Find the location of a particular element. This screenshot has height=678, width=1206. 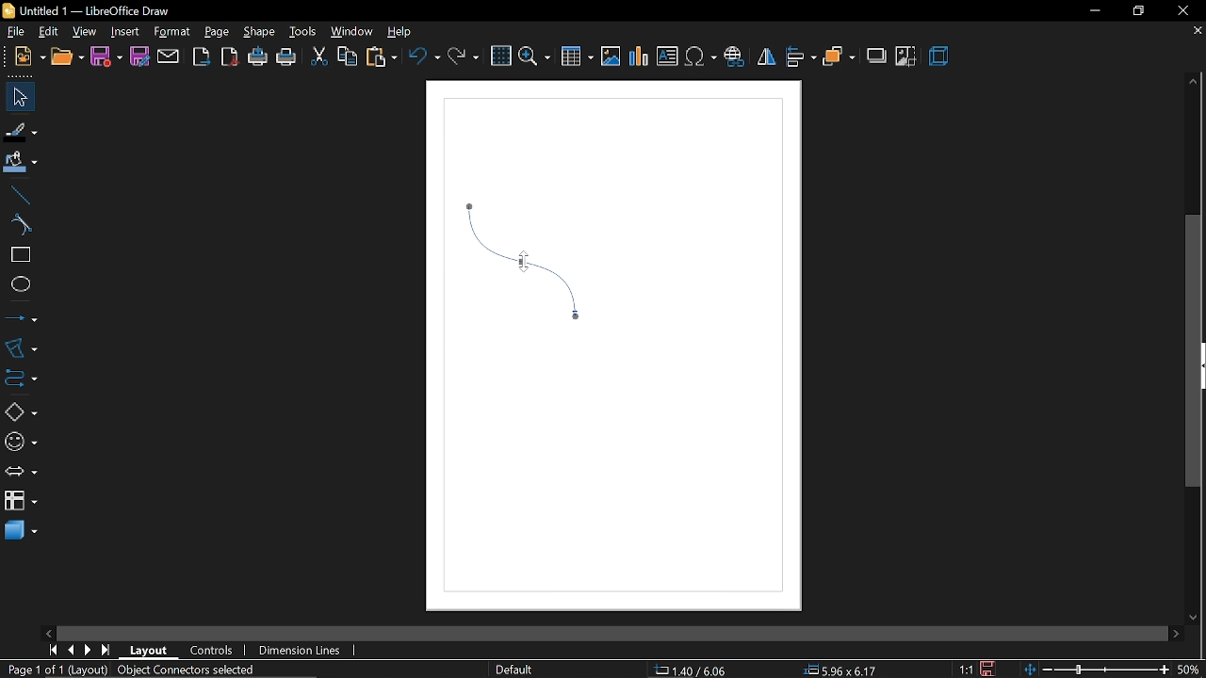

3d shapes is located at coordinates (20, 533).